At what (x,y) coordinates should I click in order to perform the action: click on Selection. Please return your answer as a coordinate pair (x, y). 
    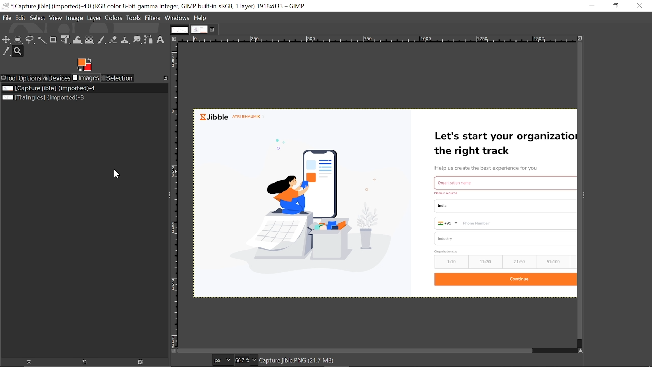
    Looking at the image, I should click on (118, 78).